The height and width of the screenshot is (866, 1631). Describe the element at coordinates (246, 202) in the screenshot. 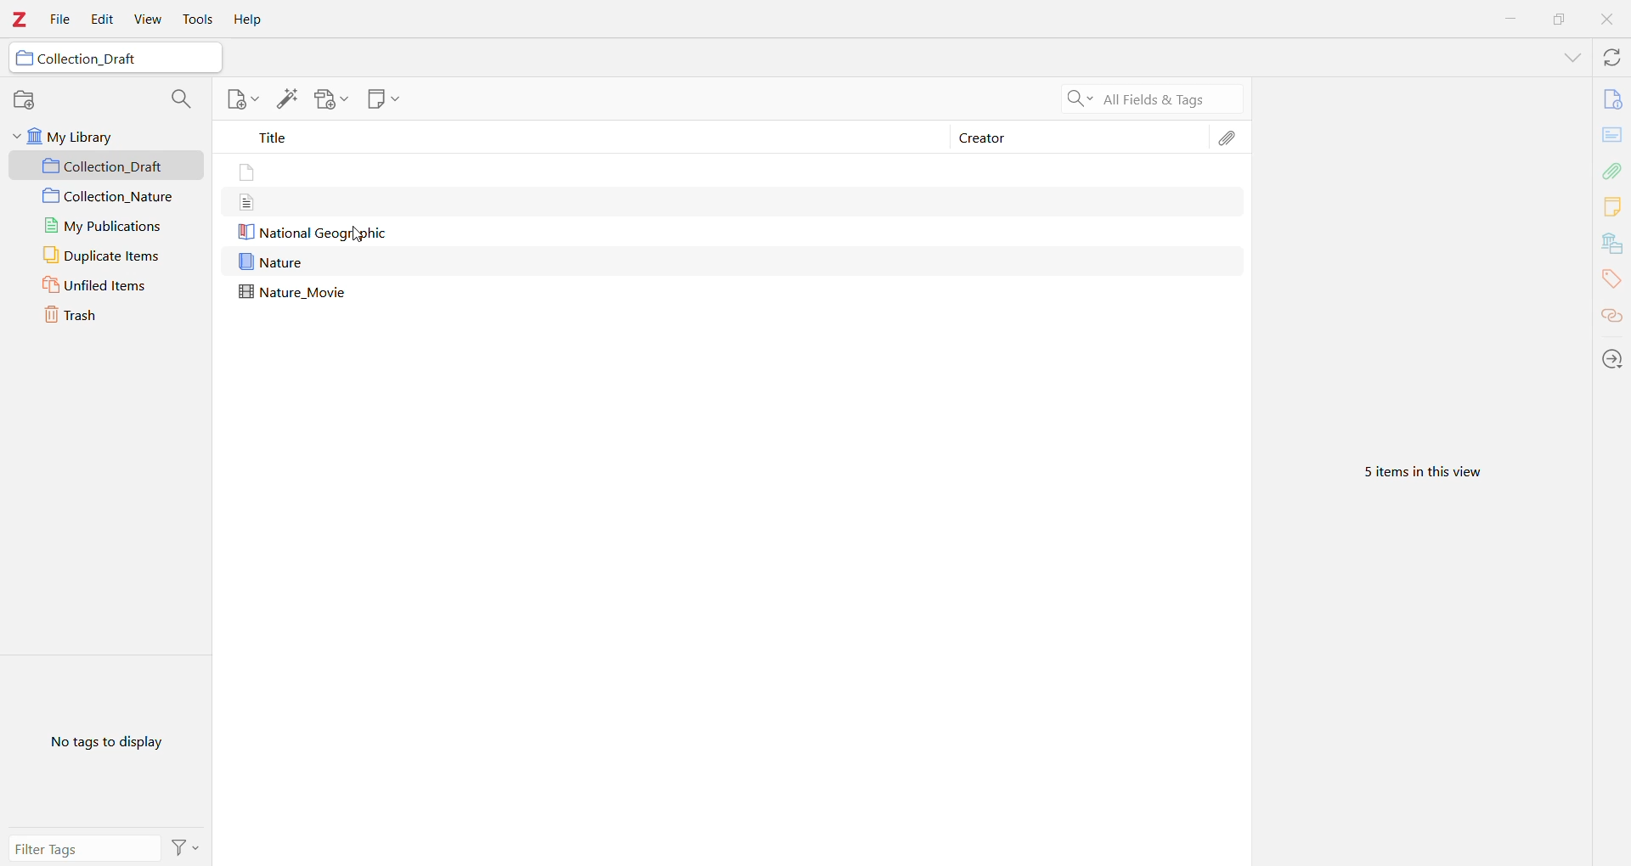

I see `file` at that location.